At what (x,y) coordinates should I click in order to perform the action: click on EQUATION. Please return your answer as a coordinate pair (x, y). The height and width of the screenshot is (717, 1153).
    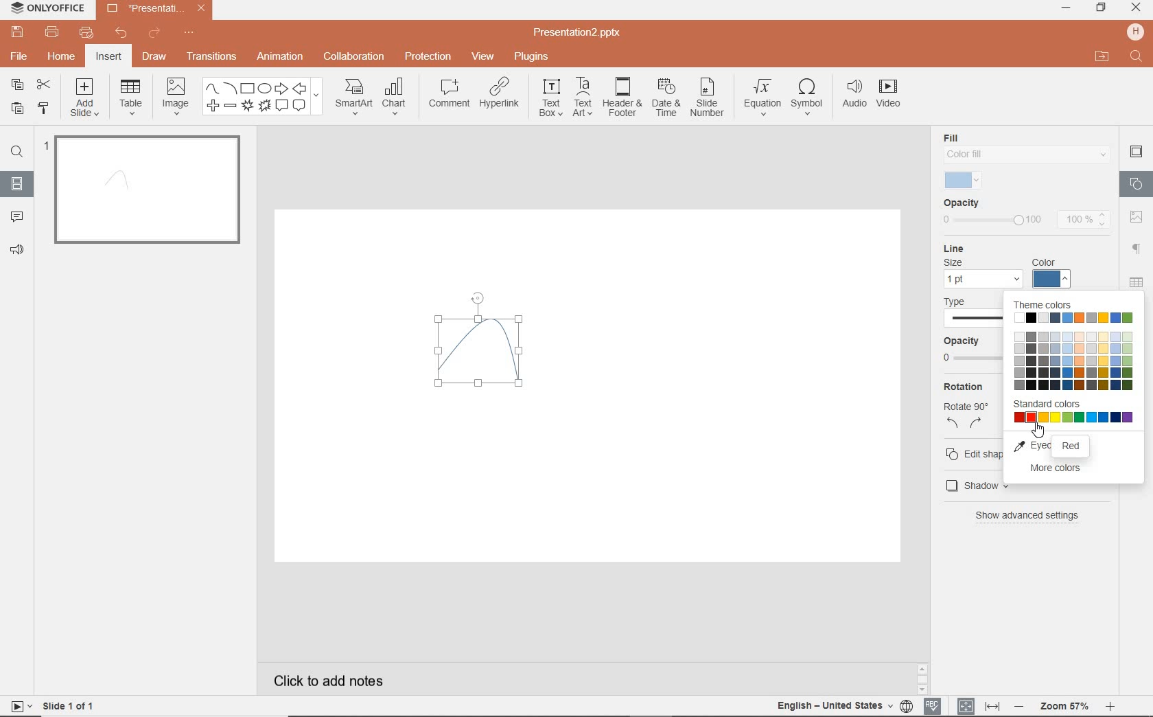
    Looking at the image, I should click on (762, 95).